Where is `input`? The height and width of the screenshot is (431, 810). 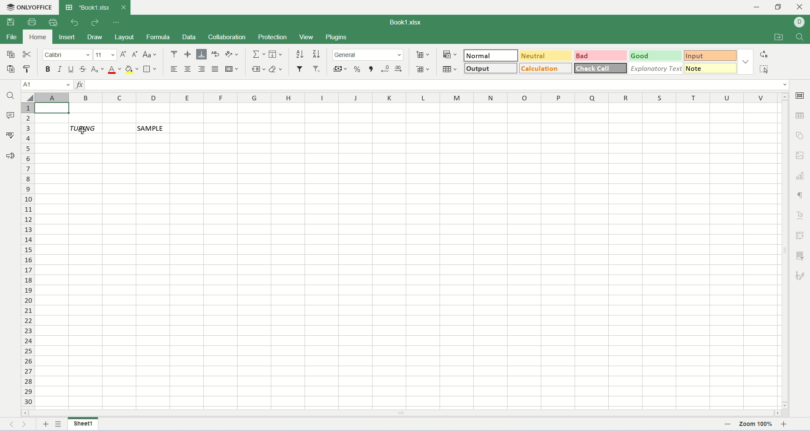 input is located at coordinates (712, 56).